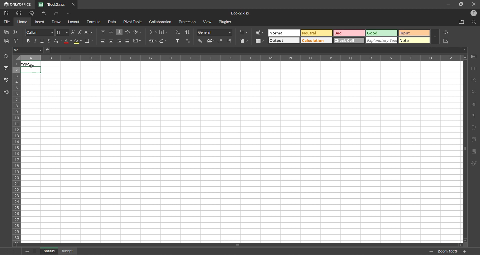 The height and width of the screenshot is (255, 480). Describe the element at coordinates (89, 32) in the screenshot. I see `change case` at that location.